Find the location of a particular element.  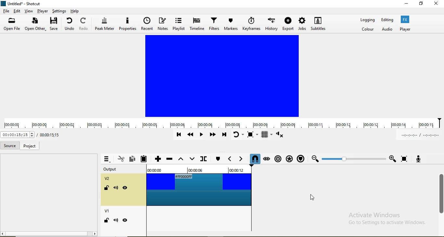

Editing is located at coordinates (387, 20).